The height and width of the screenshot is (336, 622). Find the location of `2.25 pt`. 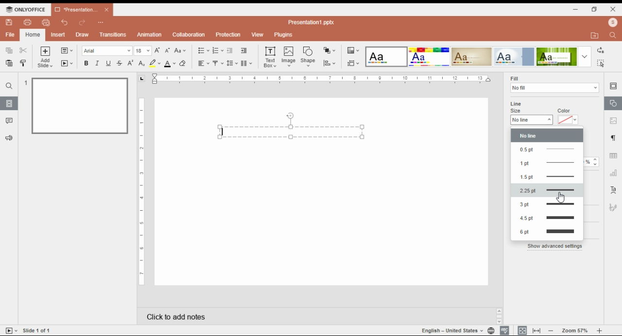

2.25 pt is located at coordinates (547, 191).